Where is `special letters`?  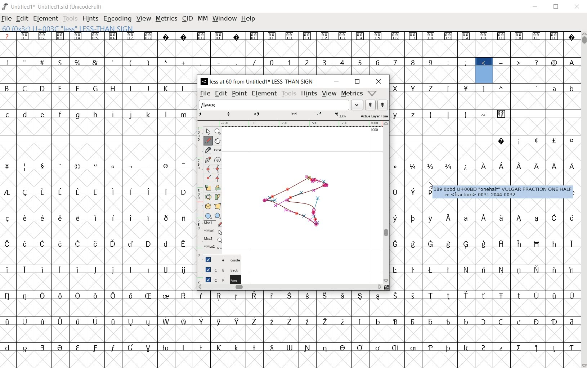 special letters is located at coordinates (100, 192).